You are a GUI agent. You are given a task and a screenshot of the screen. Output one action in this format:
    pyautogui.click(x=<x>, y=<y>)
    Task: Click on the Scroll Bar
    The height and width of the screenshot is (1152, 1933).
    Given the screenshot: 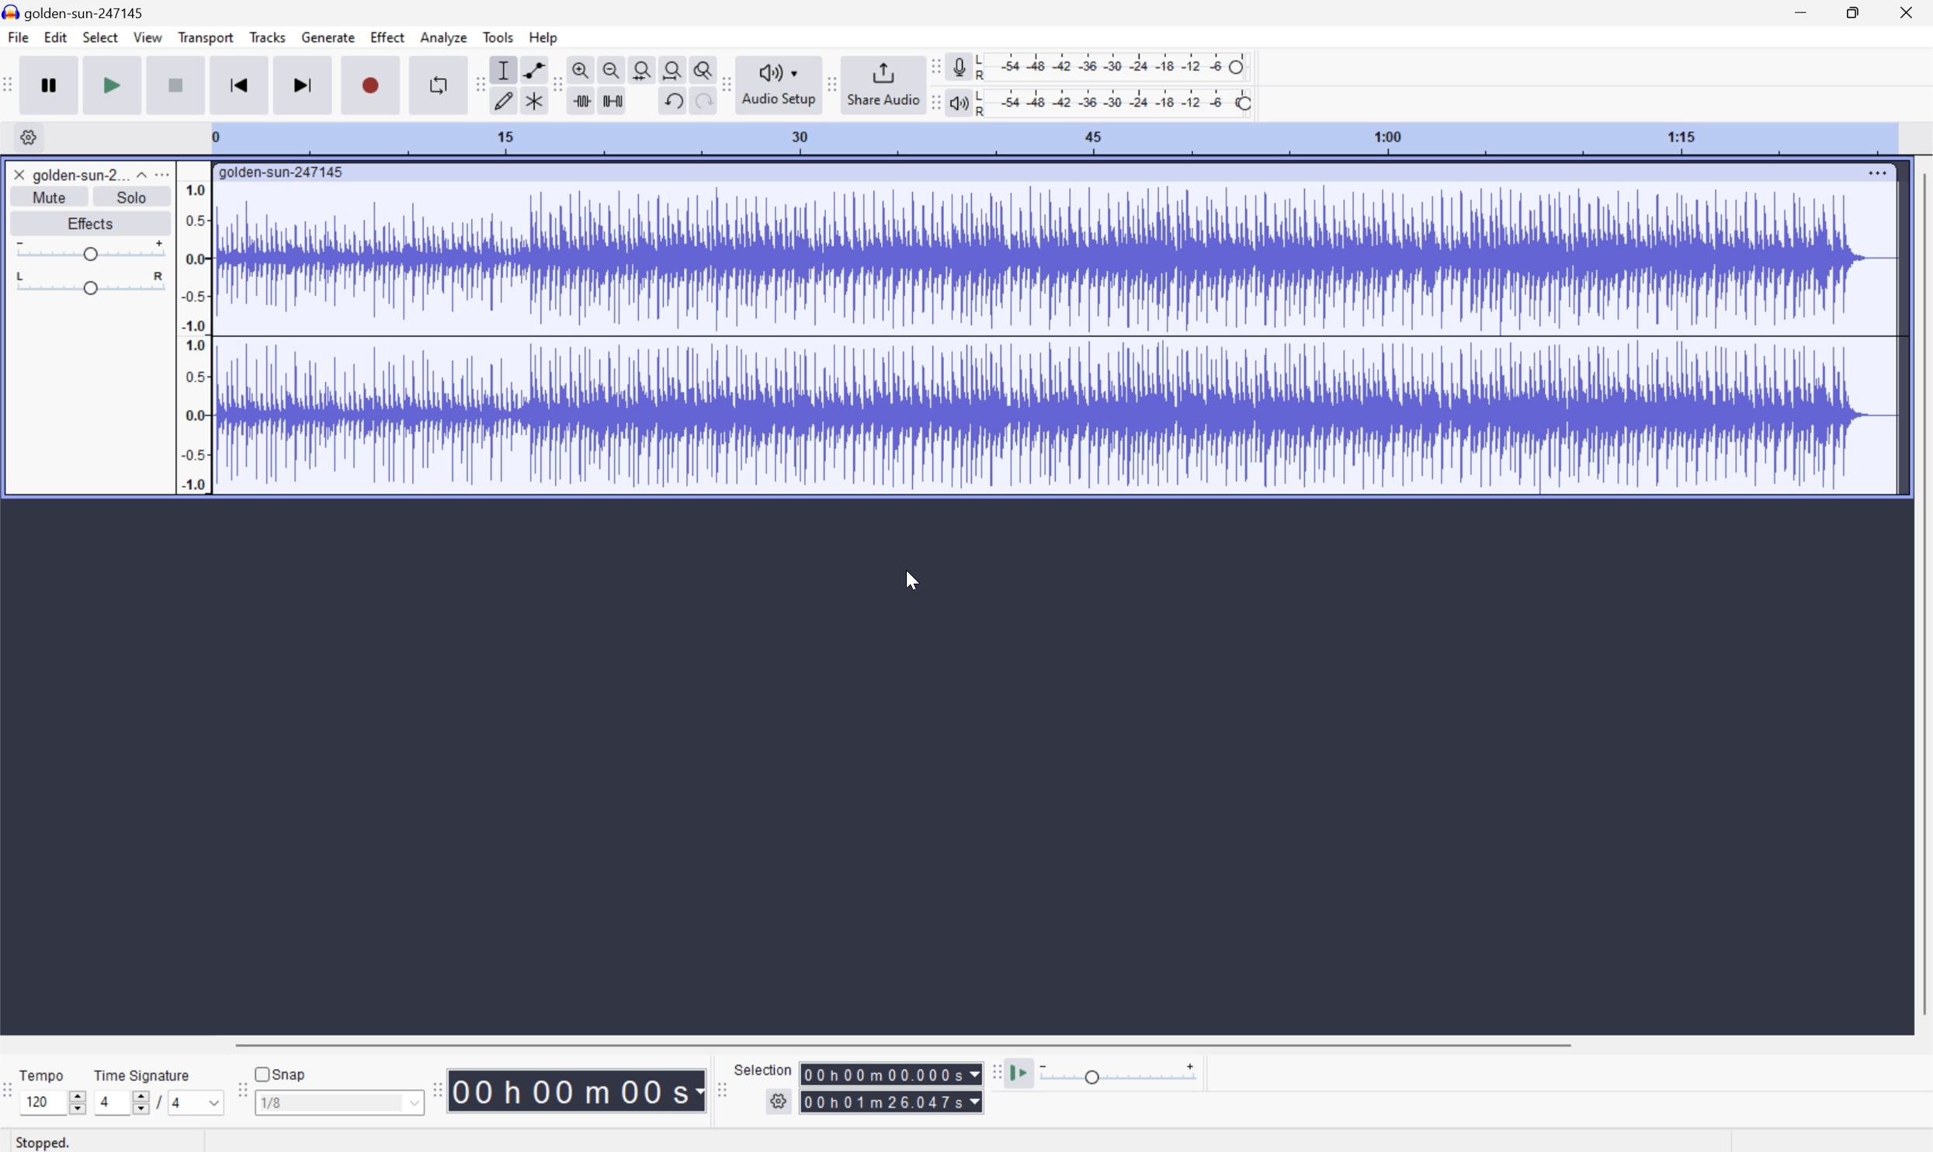 What is the action you would take?
    pyautogui.click(x=1921, y=592)
    